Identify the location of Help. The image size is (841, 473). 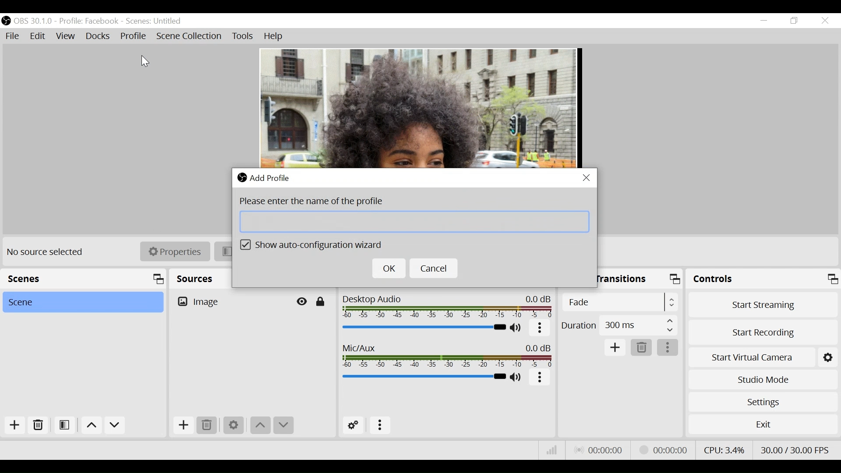
(272, 36).